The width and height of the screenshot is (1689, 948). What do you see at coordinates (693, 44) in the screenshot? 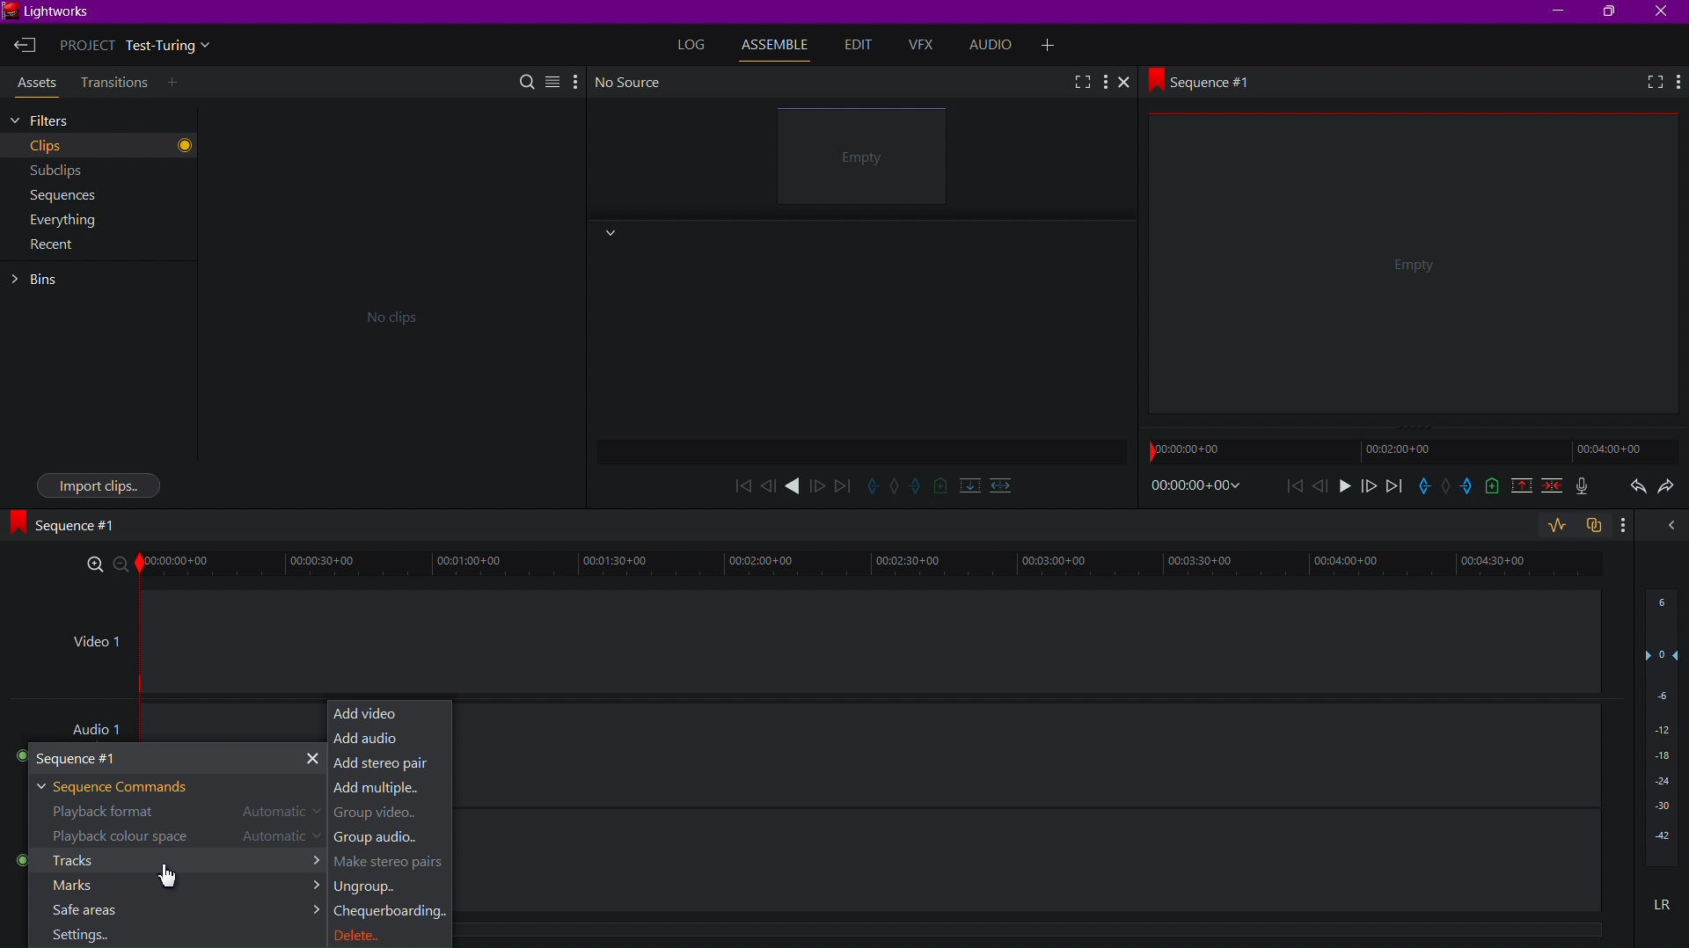
I see `Log` at bounding box center [693, 44].